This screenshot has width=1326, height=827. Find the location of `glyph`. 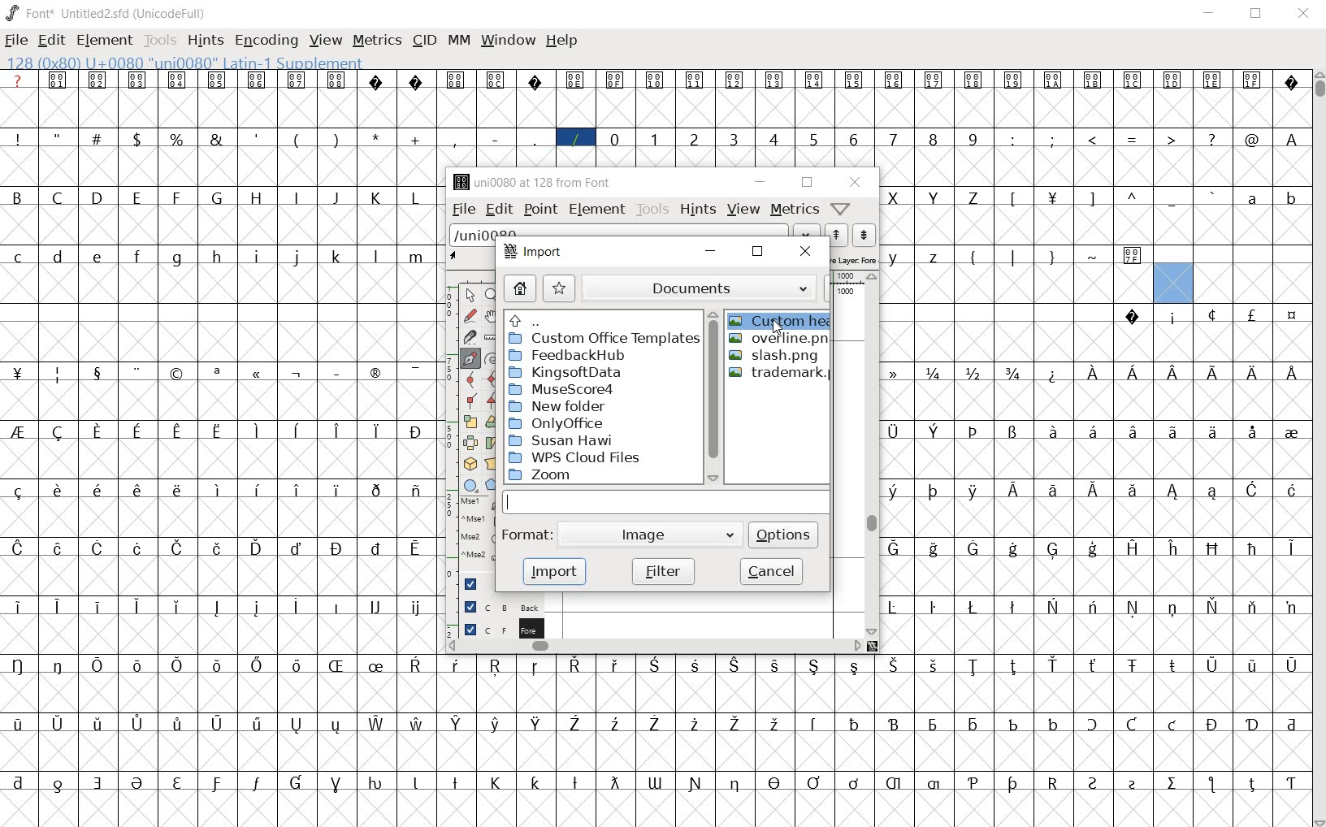

glyph is located at coordinates (1090, 200).